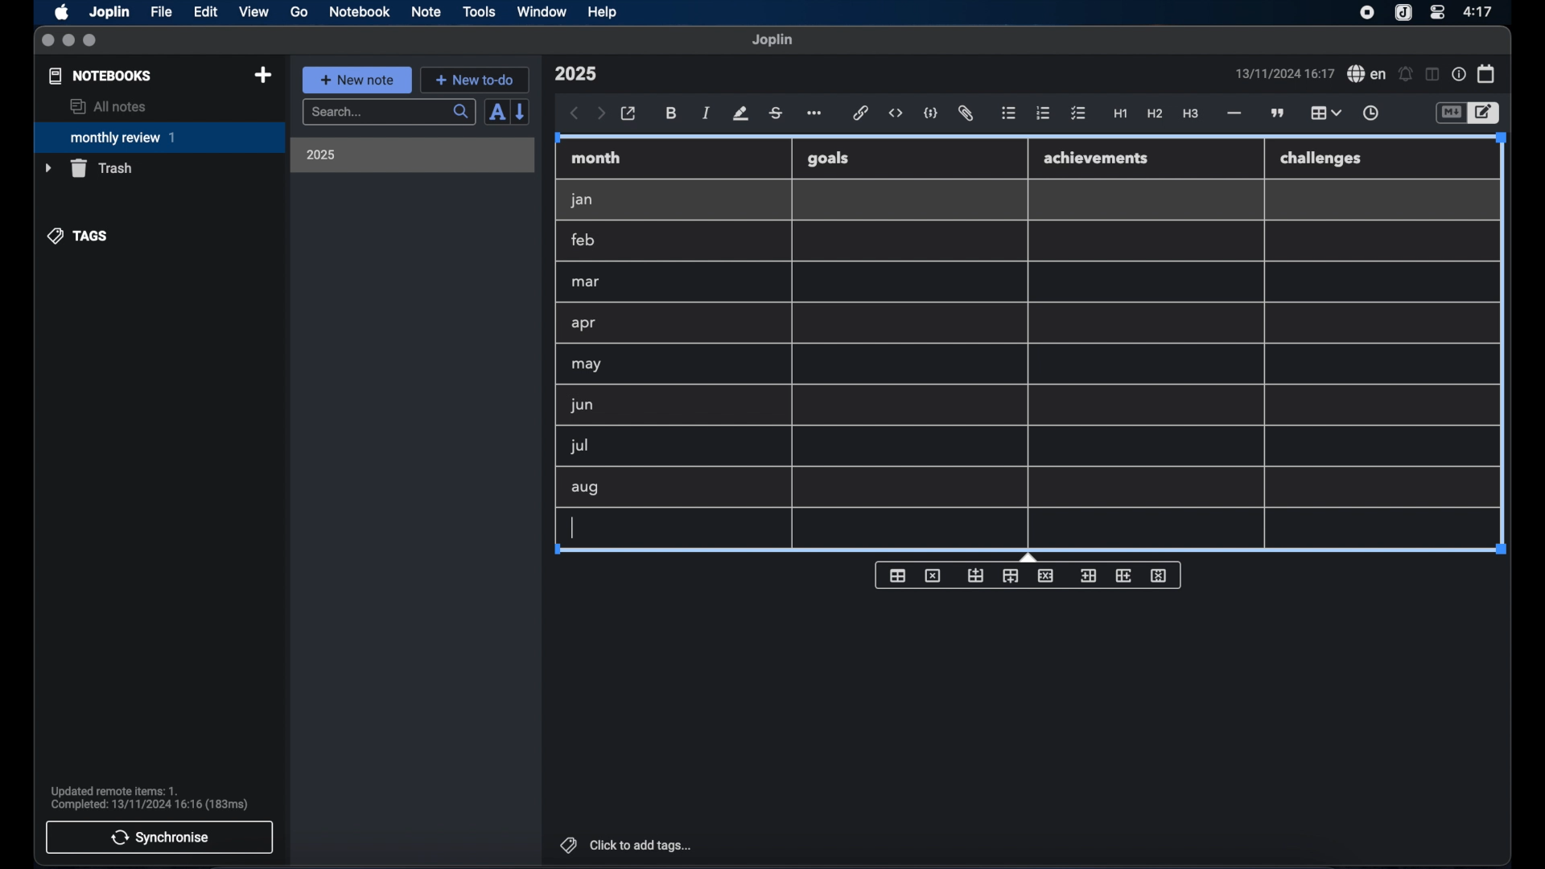  Describe the element at coordinates (159, 837) in the screenshot. I see `synchronise` at that location.